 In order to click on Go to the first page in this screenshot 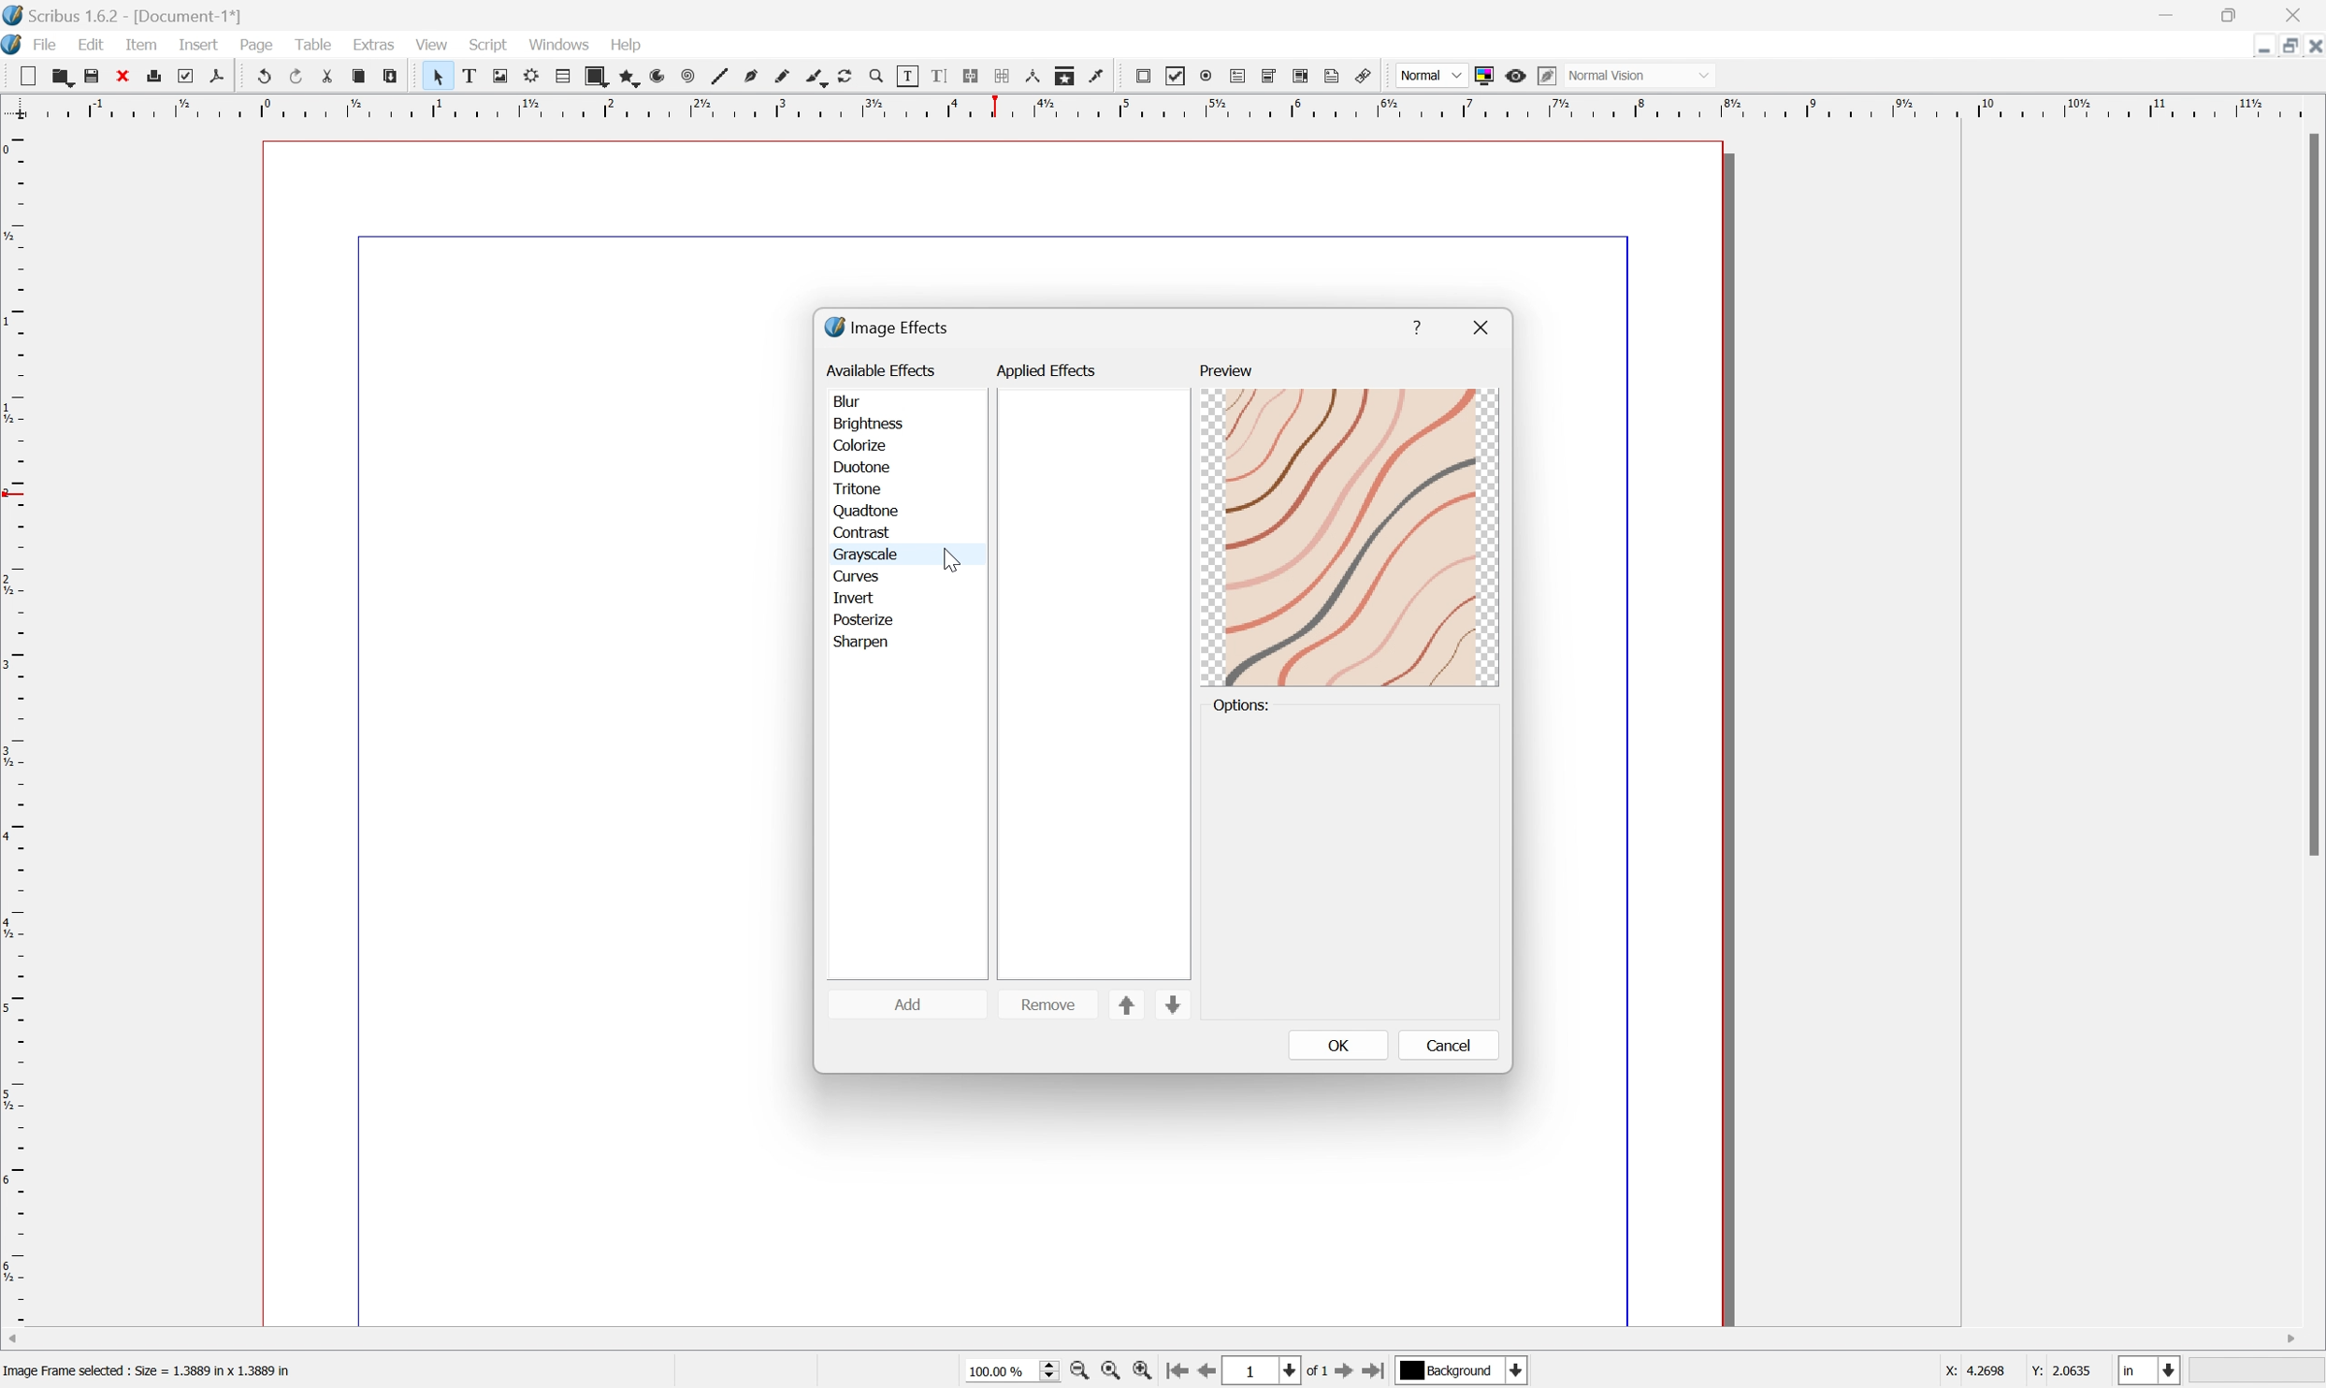, I will do `click(1180, 1373)`.